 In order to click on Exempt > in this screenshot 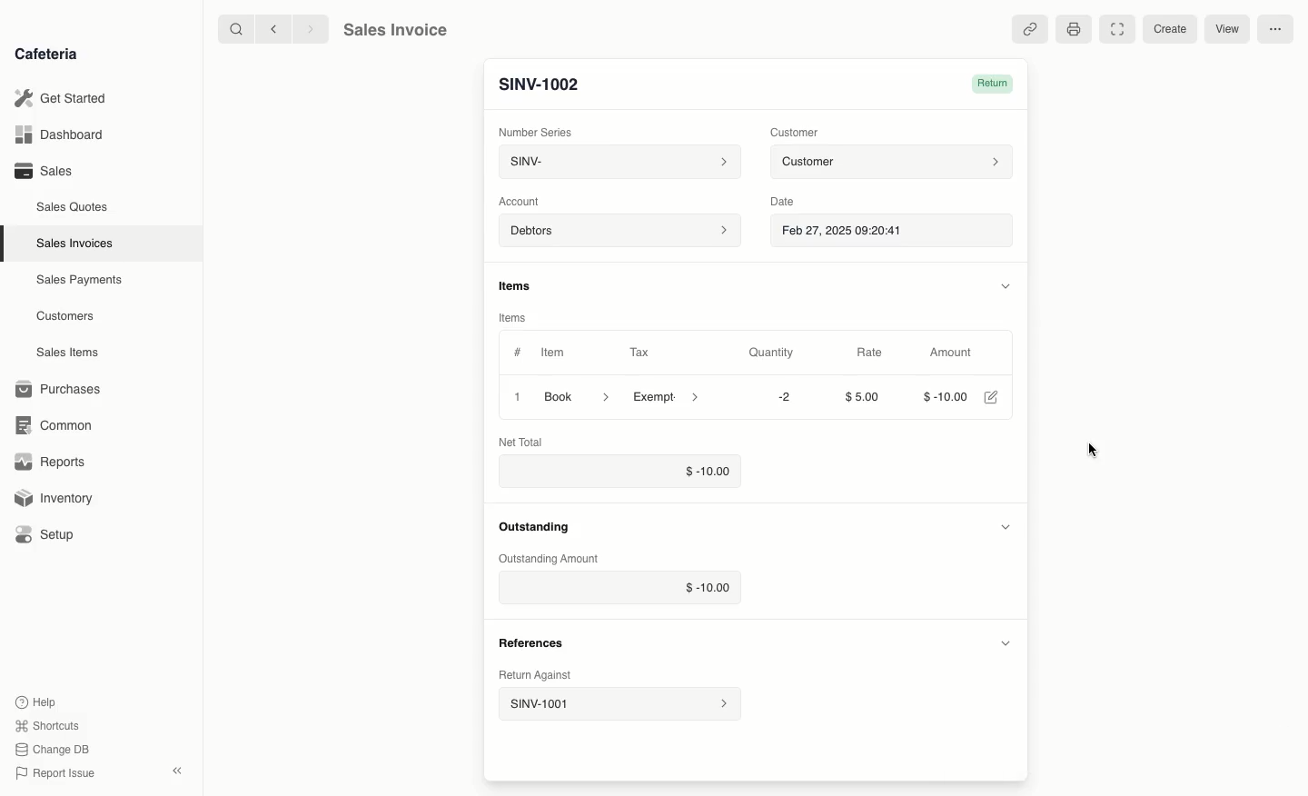, I will do `click(668, 398)`.